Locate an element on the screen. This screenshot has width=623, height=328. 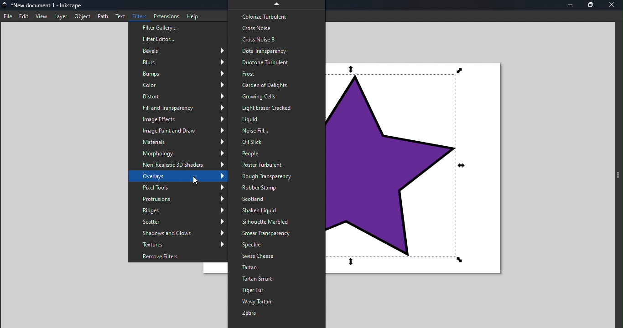
Close is located at coordinates (613, 6).